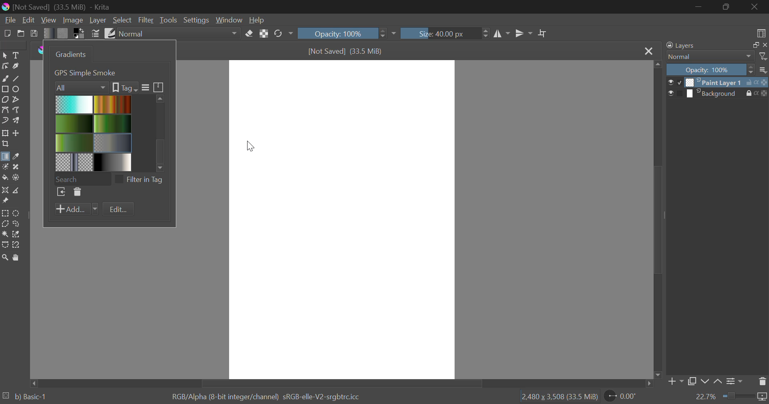 The width and height of the screenshot is (769, 404). What do you see at coordinates (82, 178) in the screenshot?
I see `Search` at bounding box center [82, 178].